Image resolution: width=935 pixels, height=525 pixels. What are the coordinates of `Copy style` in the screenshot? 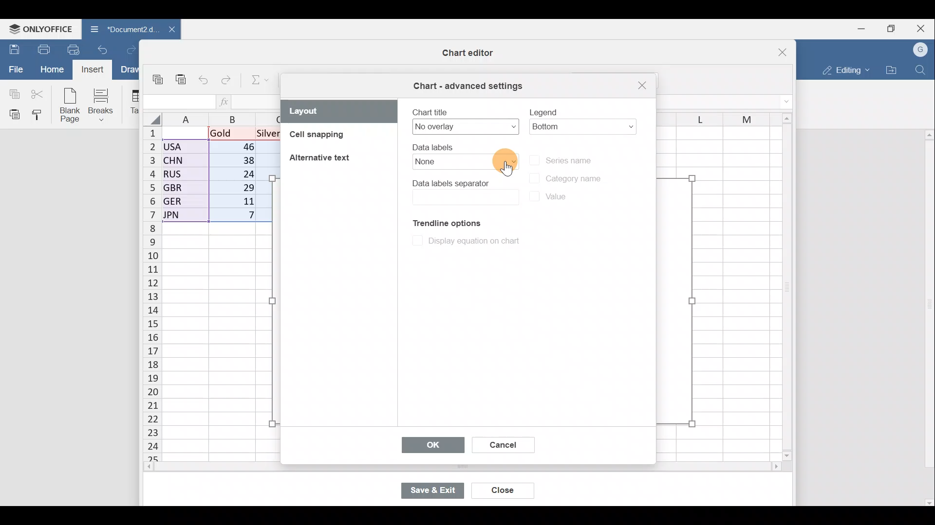 It's located at (41, 114).